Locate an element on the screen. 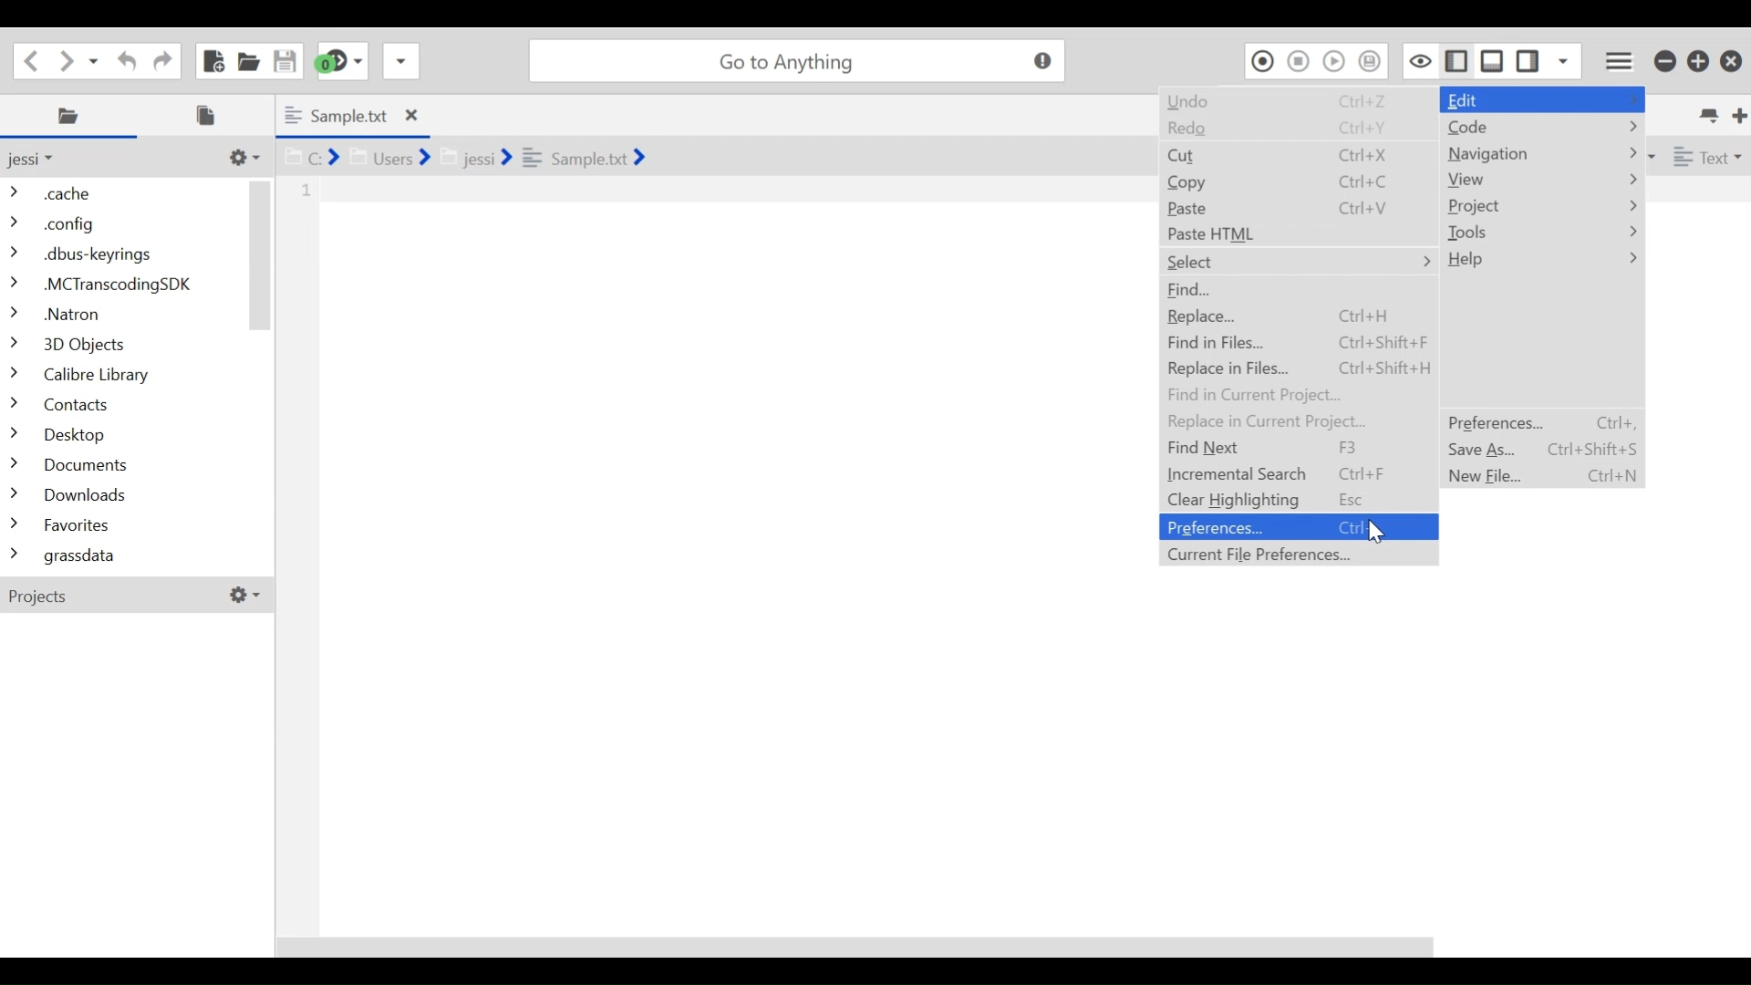  Save As is located at coordinates (1540, 449).